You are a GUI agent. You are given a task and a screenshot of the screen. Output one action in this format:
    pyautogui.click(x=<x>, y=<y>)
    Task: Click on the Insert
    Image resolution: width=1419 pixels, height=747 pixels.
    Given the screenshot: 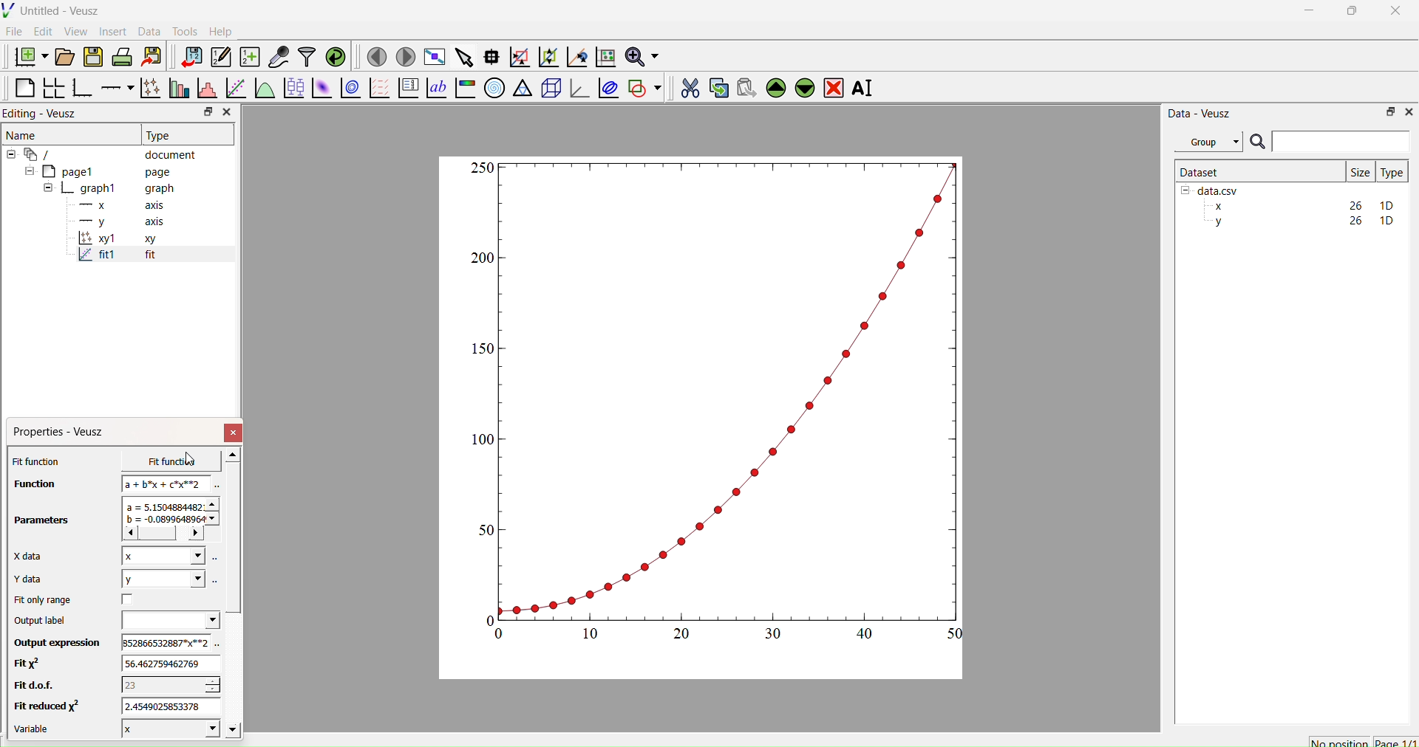 What is the action you would take?
    pyautogui.click(x=115, y=31)
    